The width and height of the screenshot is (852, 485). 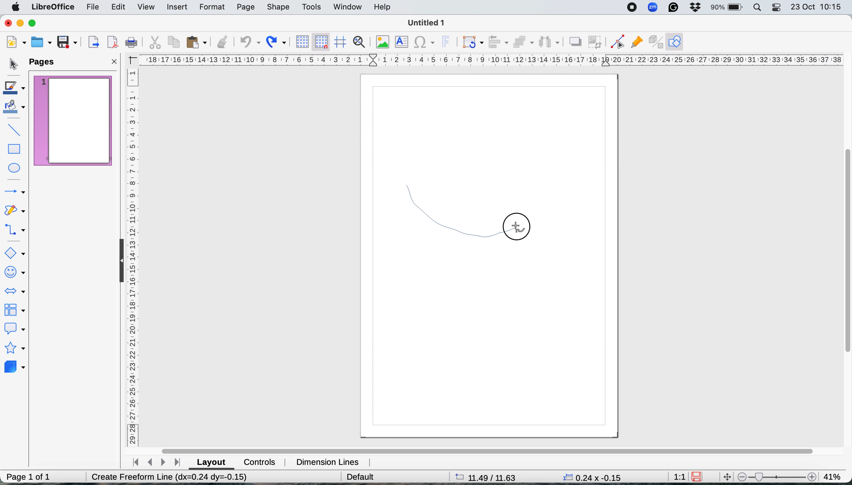 I want to click on layout, so click(x=211, y=463).